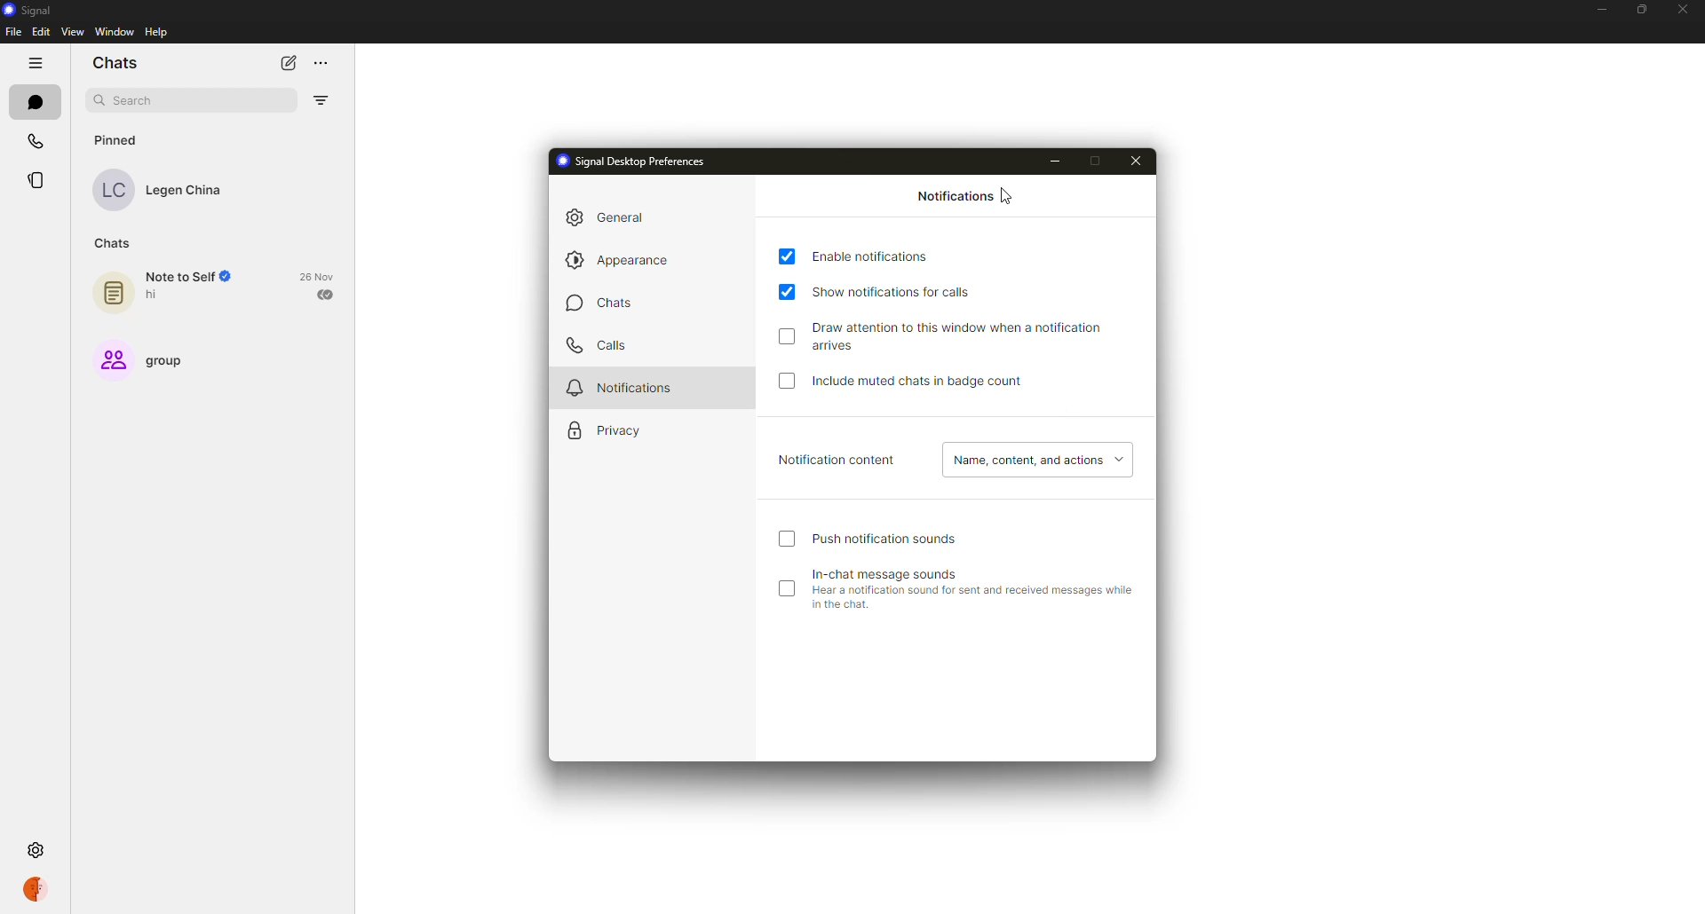 The image size is (1705, 914). I want to click on note to self, so click(170, 290).